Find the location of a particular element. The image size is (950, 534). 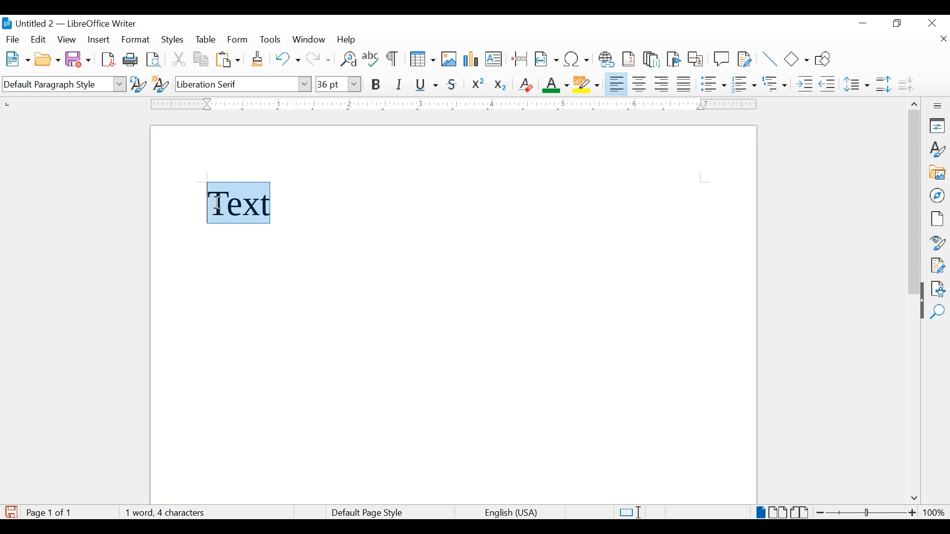

find is located at coordinates (938, 312).